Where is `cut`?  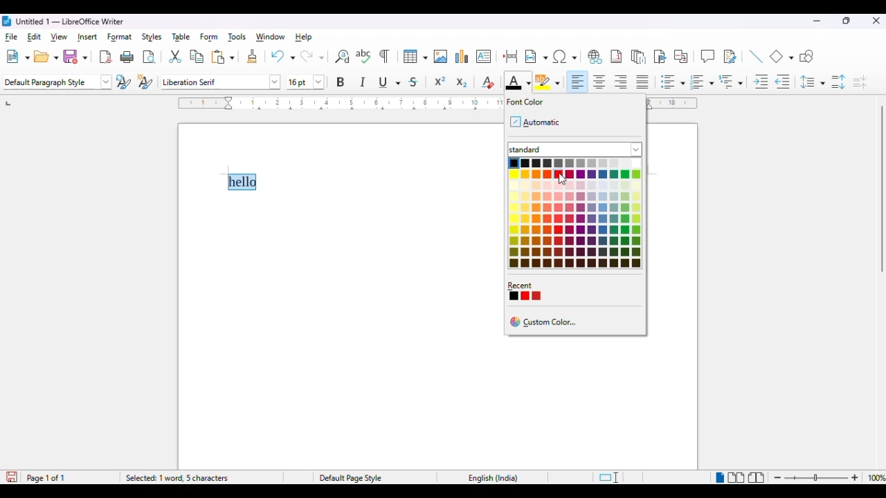 cut is located at coordinates (175, 57).